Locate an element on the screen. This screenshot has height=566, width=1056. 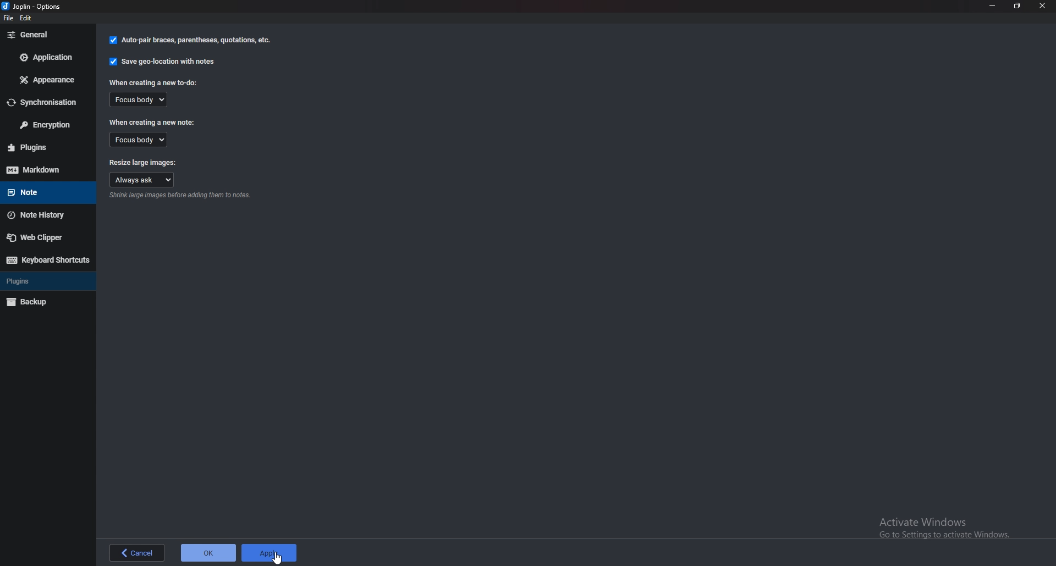
autopair braces, parenthesis, Quotations,etc. is located at coordinates (189, 42).